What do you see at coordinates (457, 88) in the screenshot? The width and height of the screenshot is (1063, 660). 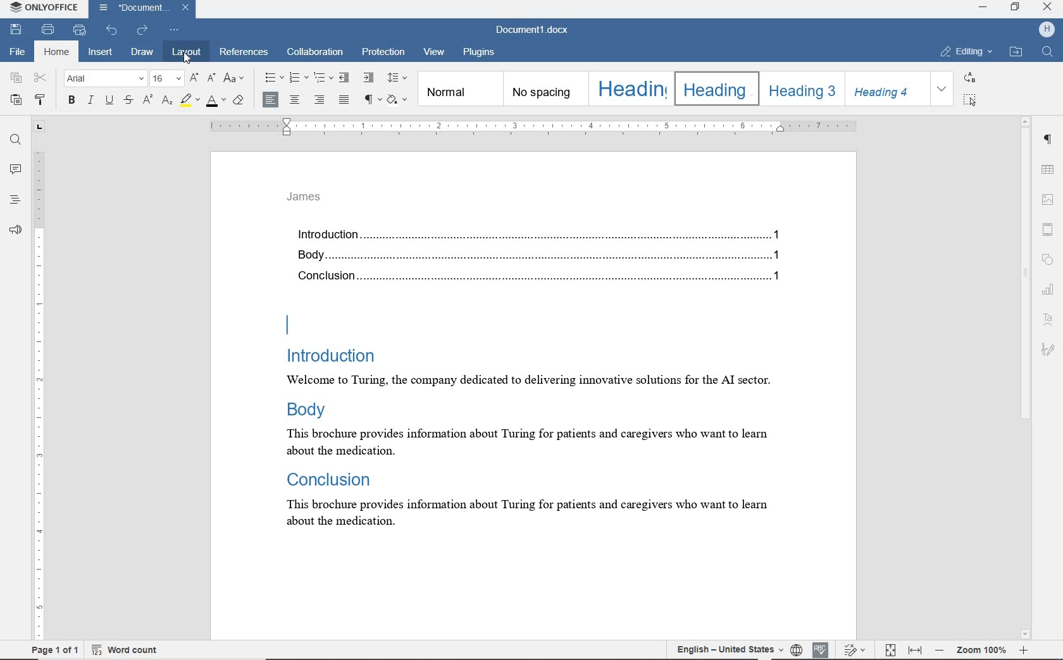 I see `NORMAL` at bounding box center [457, 88].